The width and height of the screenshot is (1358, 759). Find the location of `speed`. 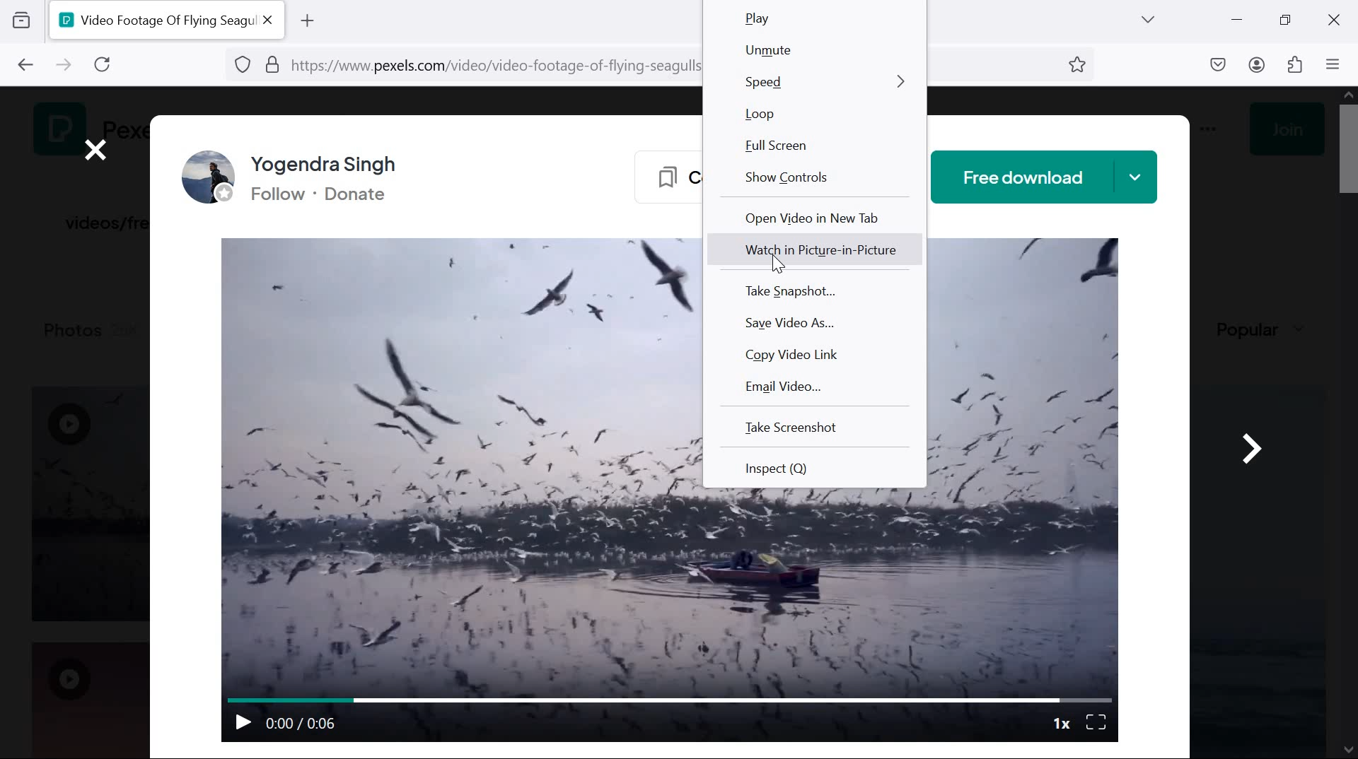

speed is located at coordinates (822, 83).